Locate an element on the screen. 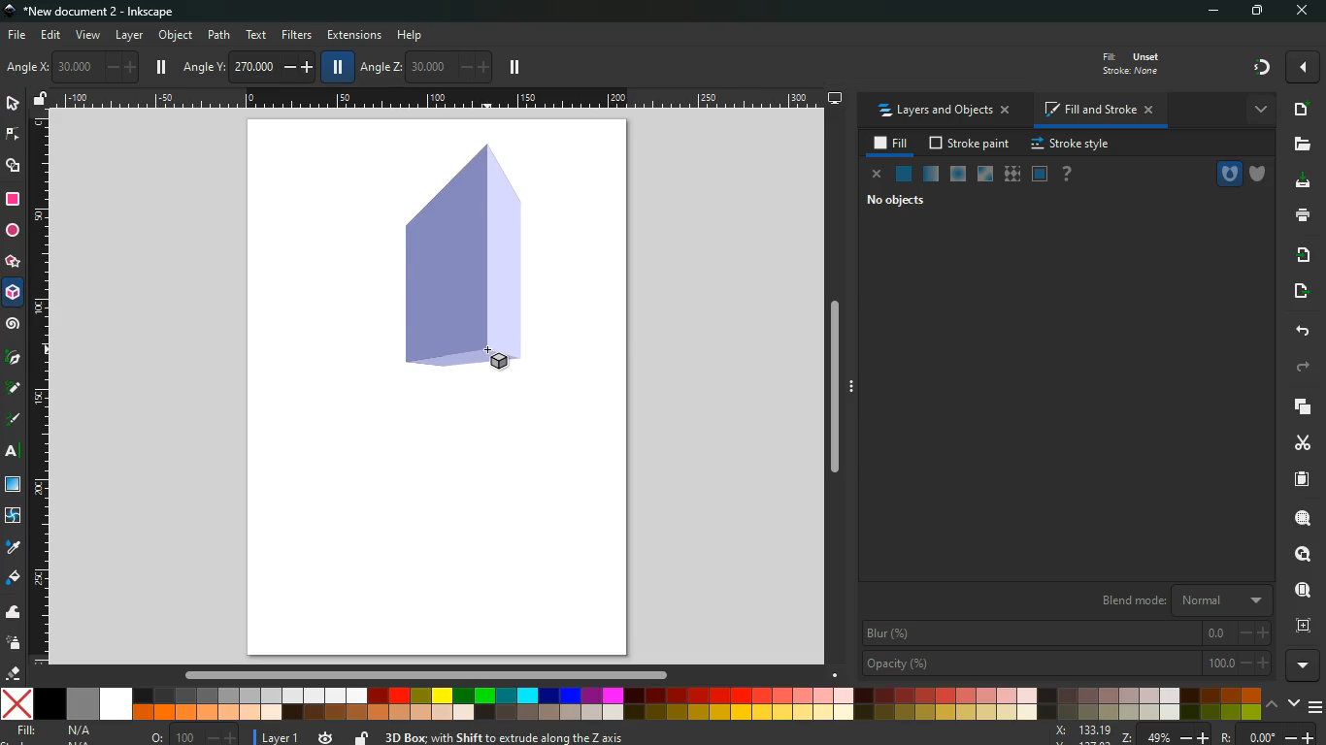  shield is located at coordinates (1261, 175).